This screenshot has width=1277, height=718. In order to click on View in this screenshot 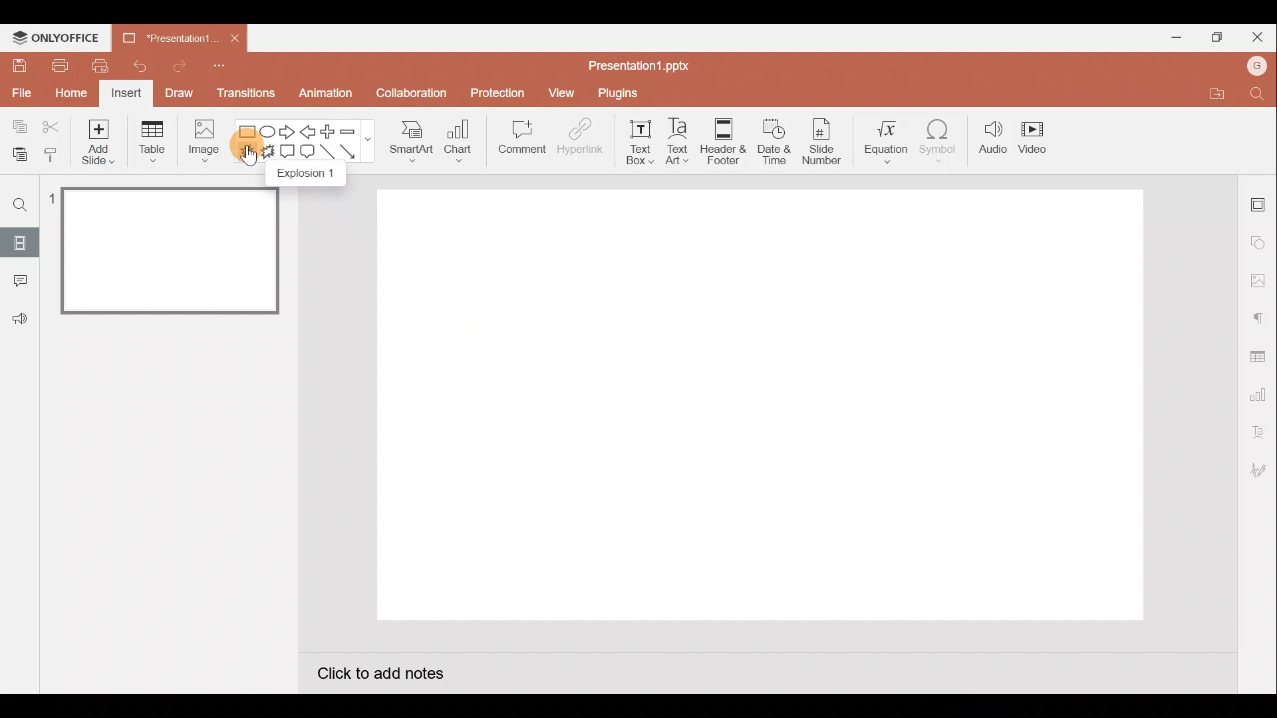, I will do `click(560, 92)`.